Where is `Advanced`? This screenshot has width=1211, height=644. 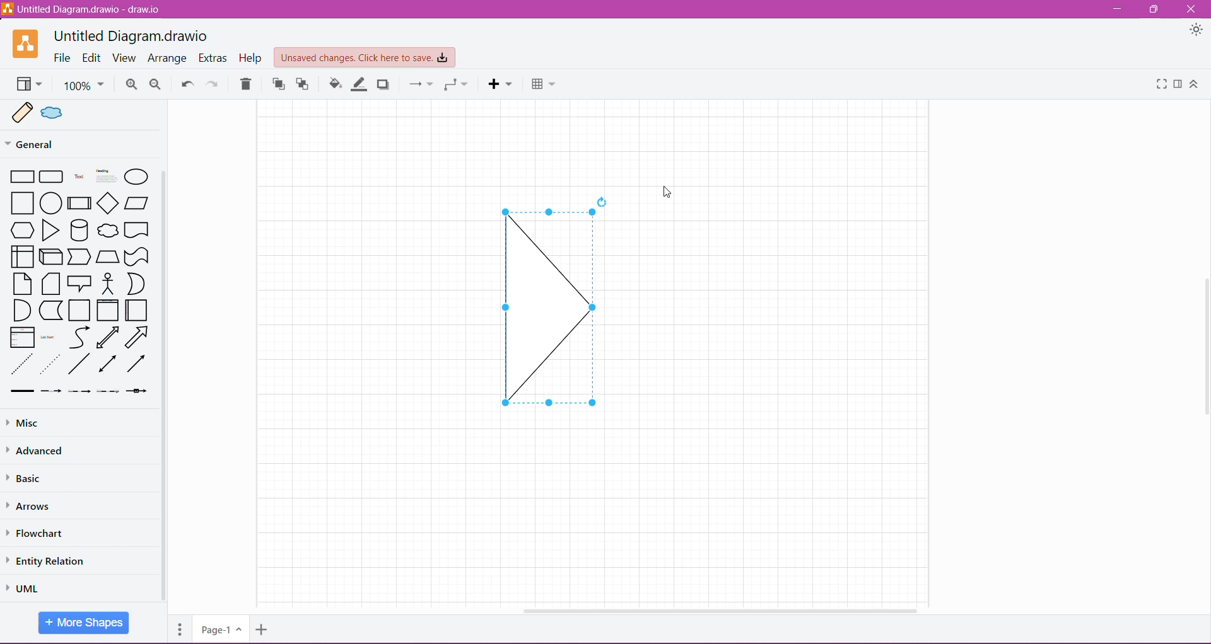 Advanced is located at coordinates (38, 452).